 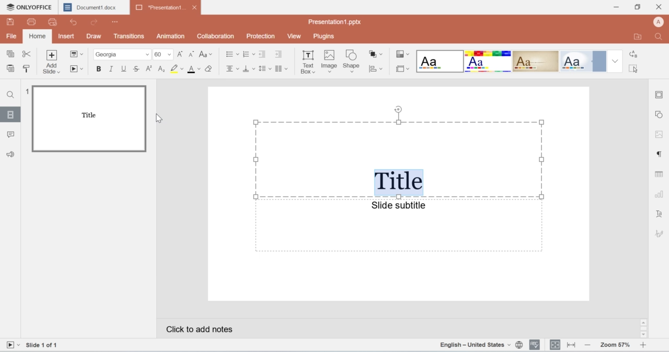 What do you see at coordinates (181, 55) in the screenshot?
I see `increase font size` at bounding box center [181, 55].